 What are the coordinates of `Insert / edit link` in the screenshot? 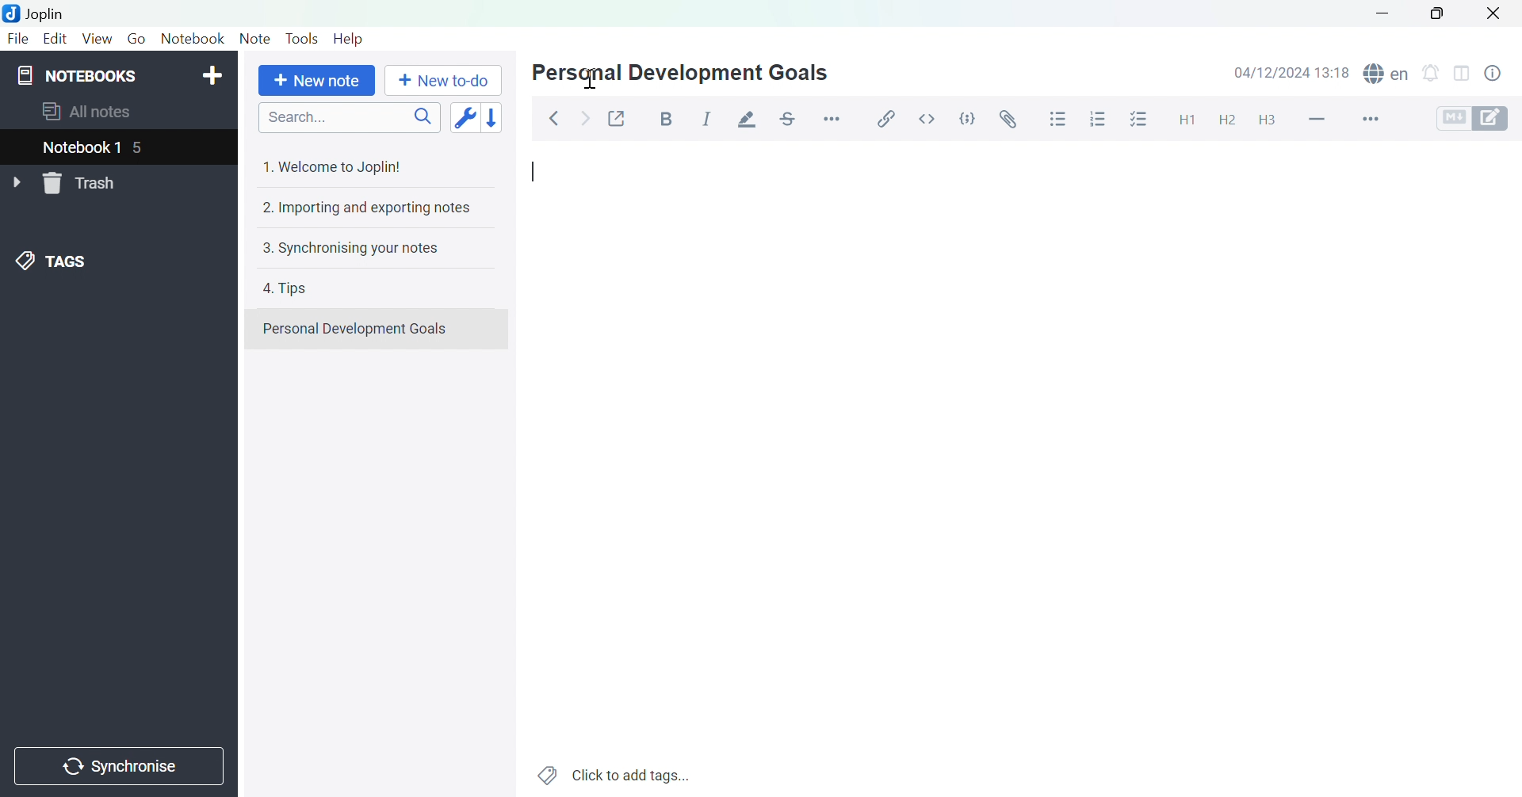 It's located at (890, 120).